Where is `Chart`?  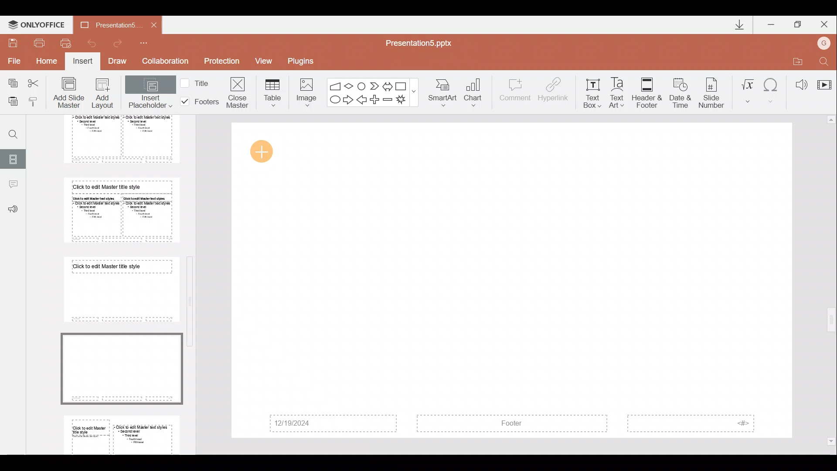
Chart is located at coordinates (479, 93).